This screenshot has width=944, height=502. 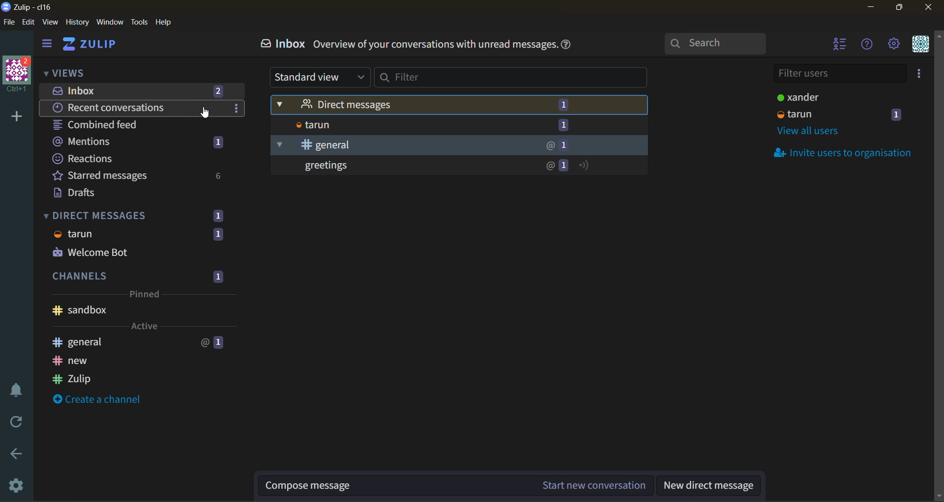 I want to click on drafts, so click(x=83, y=194).